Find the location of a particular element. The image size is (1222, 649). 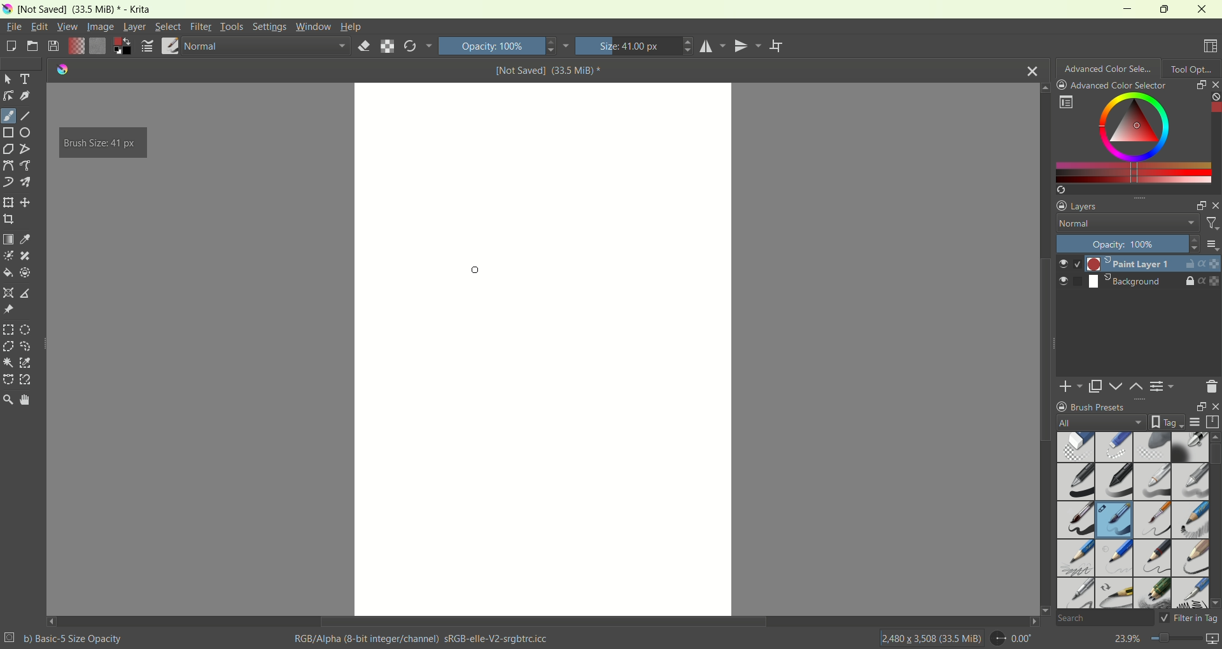

move layer down is located at coordinates (1117, 386).